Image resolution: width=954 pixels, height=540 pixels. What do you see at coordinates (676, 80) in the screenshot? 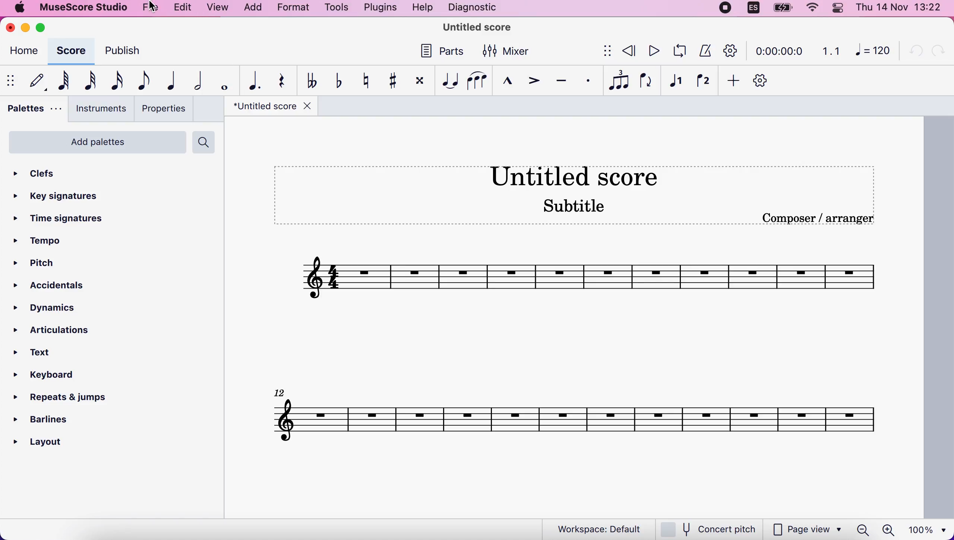
I see `voice 1` at bounding box center [676, 80].